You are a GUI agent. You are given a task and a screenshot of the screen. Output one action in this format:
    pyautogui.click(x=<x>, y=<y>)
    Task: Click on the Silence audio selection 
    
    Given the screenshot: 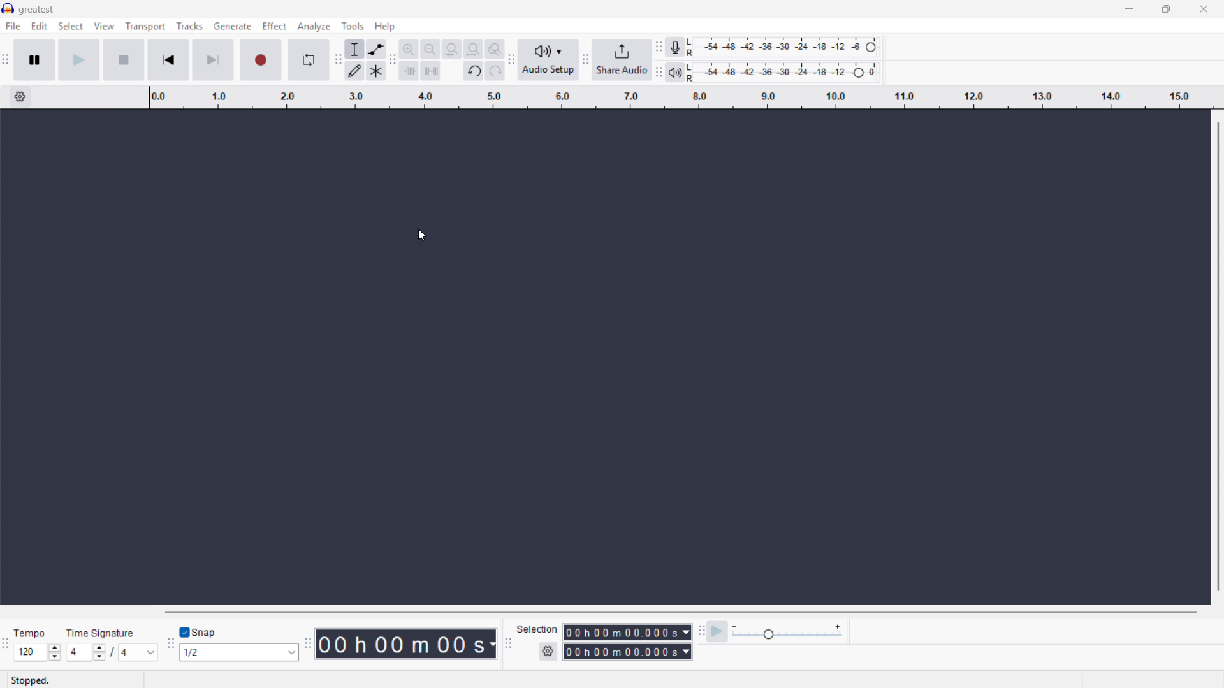 What is the action you would take?
    pyautogui.click(x=430, y=71)
    